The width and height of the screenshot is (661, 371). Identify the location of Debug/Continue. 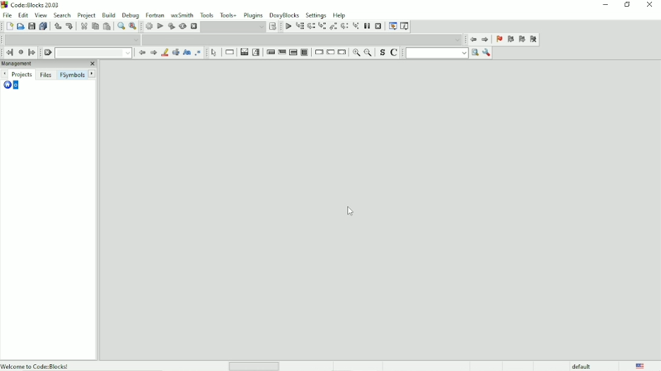
(287, 27).